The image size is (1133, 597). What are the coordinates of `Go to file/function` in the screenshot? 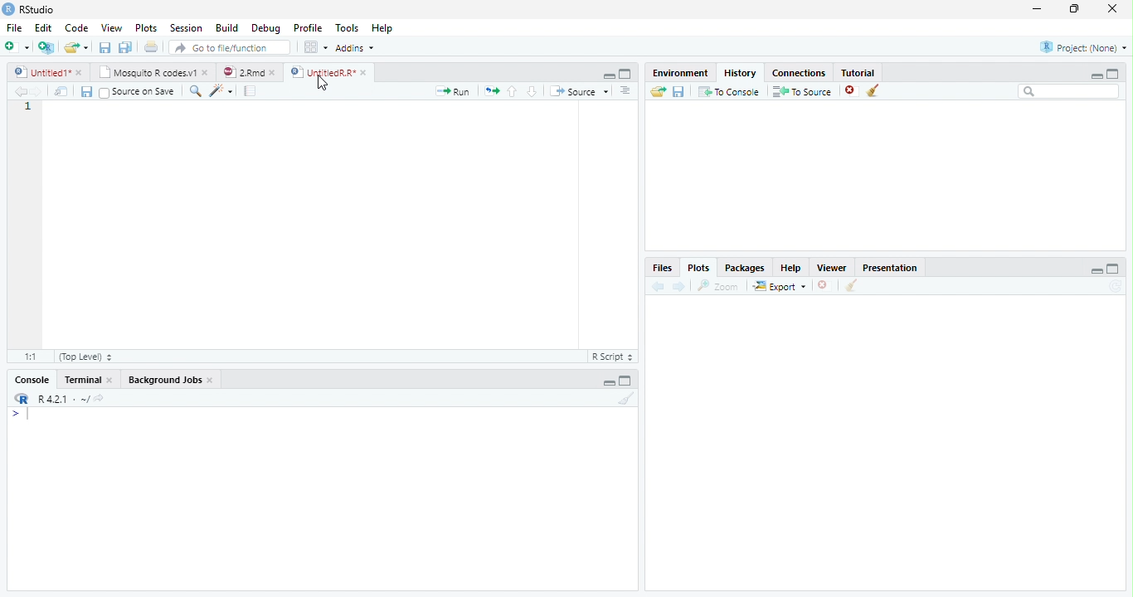 It's located at (231, 48).